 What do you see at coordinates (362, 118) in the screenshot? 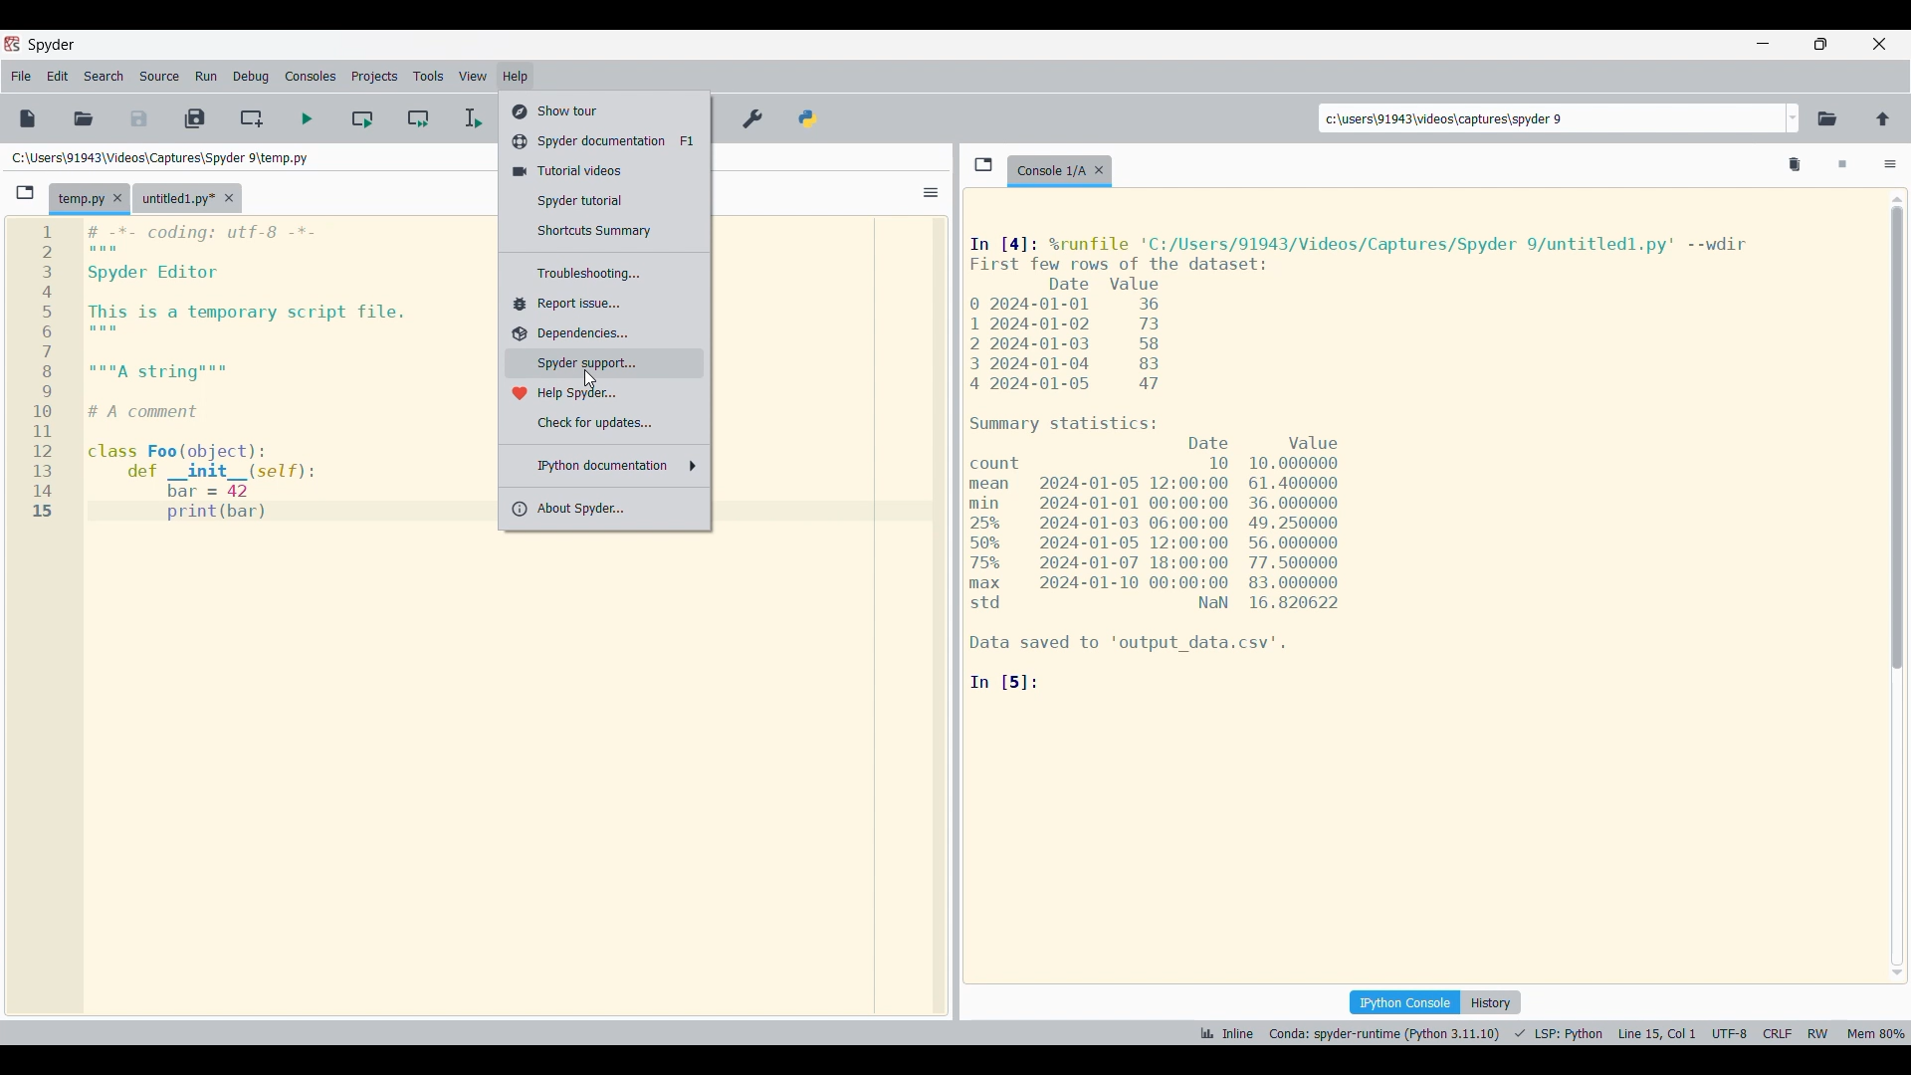
I see `Run current cell` at bounding box center [362, 118].